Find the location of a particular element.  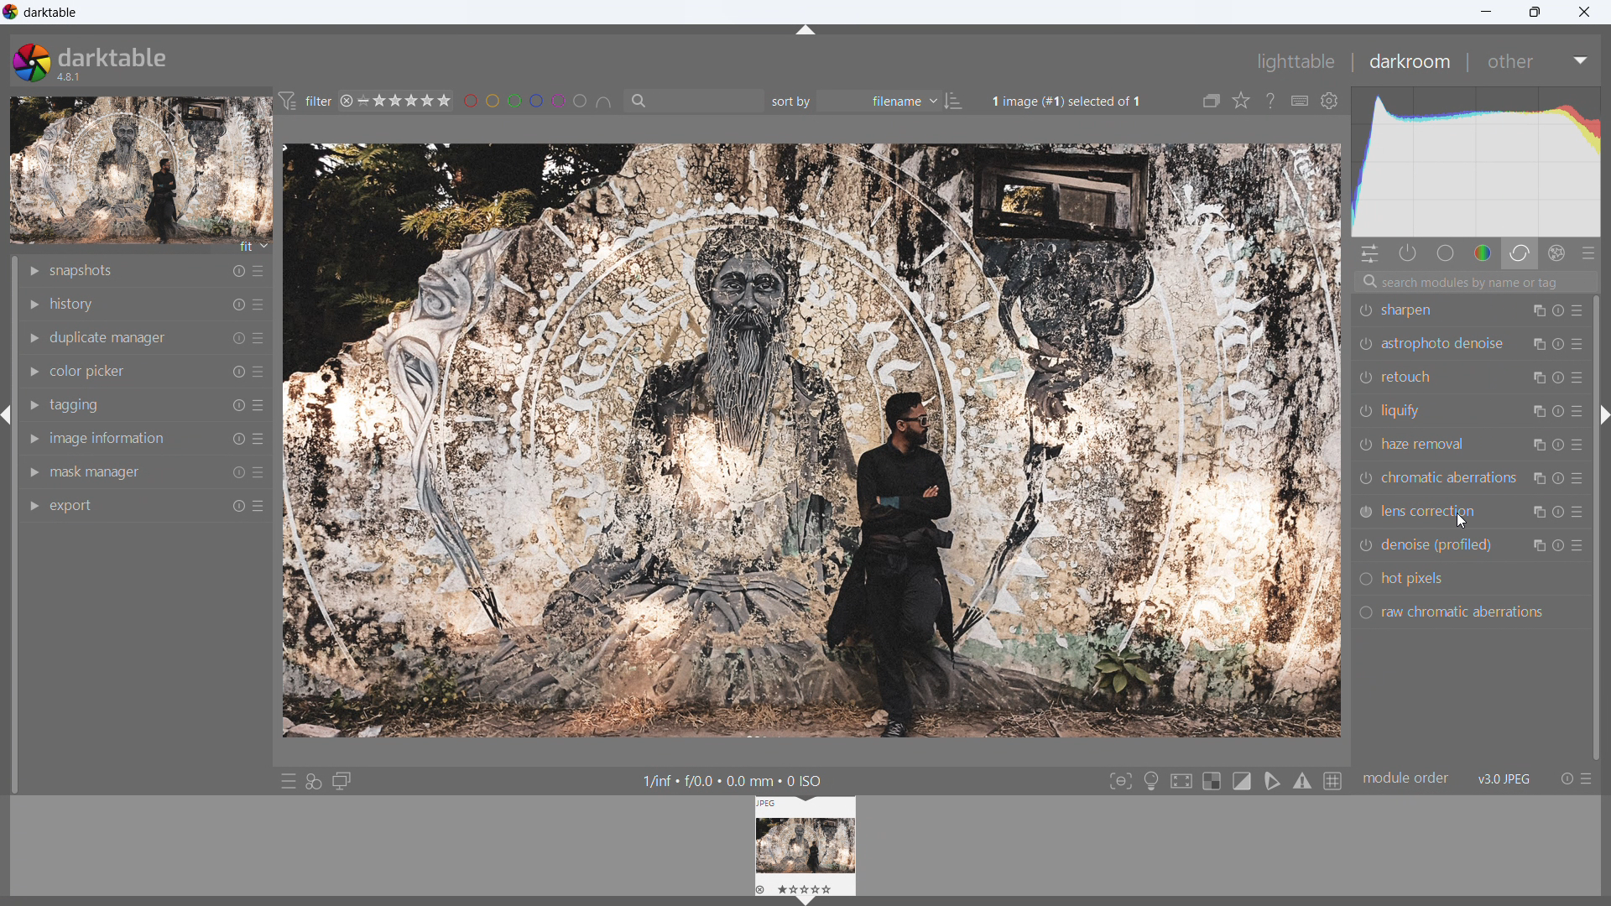

presets is located at coordinates (1581, 377).